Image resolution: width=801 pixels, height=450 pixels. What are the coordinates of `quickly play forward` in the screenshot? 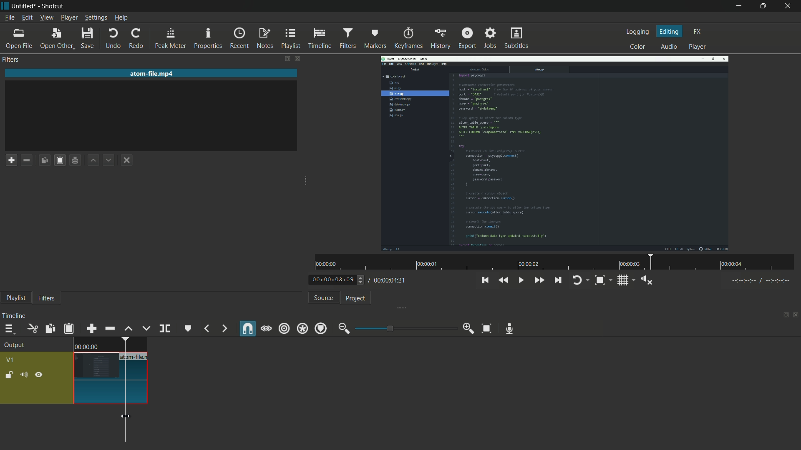 It's located at (539, 280).